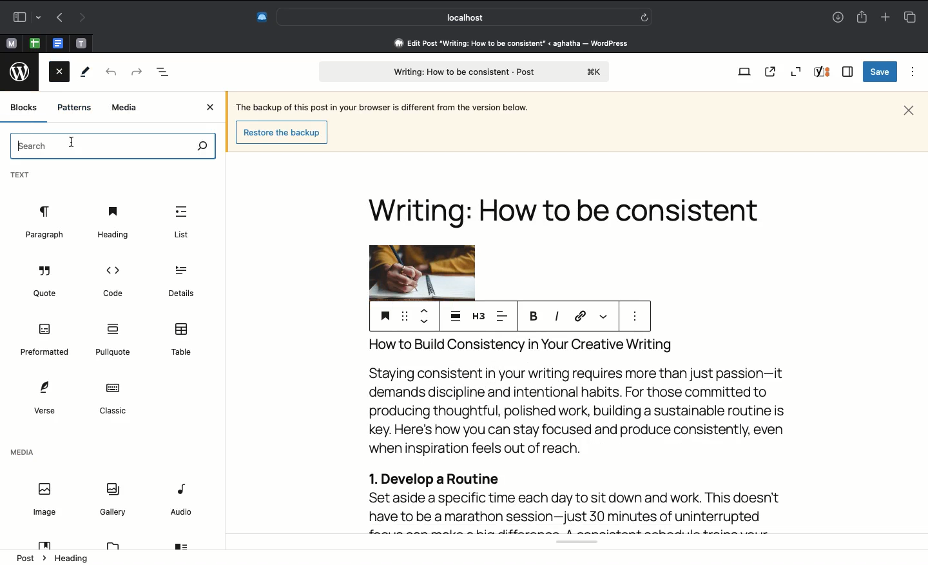 The width and height of the screenshot is (928, 565). I want to click on Bold, so click(534, 315).